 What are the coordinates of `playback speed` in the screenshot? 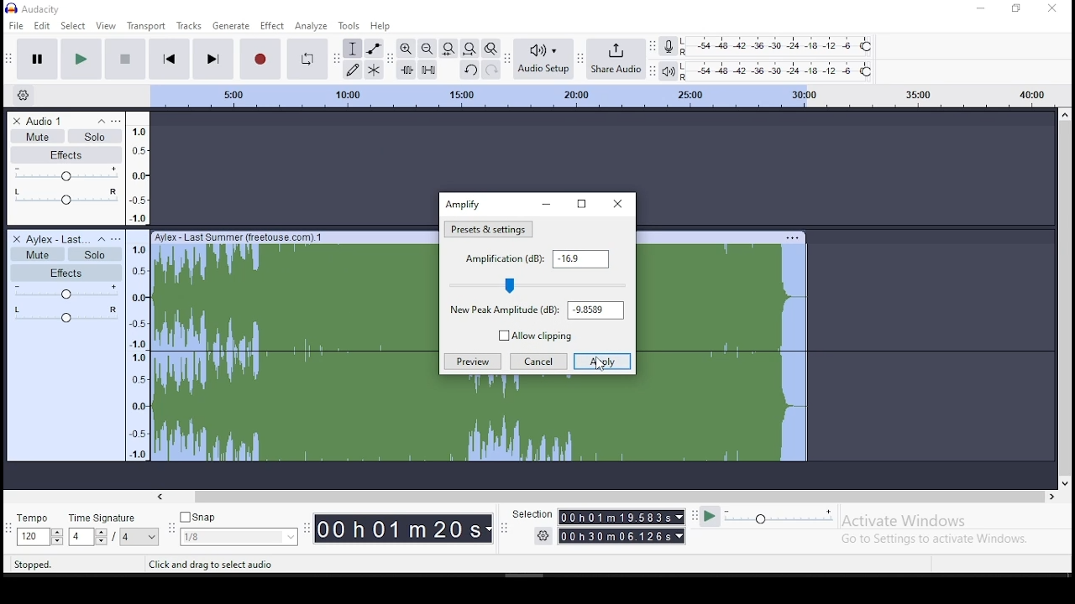 It's located at (773, 518).